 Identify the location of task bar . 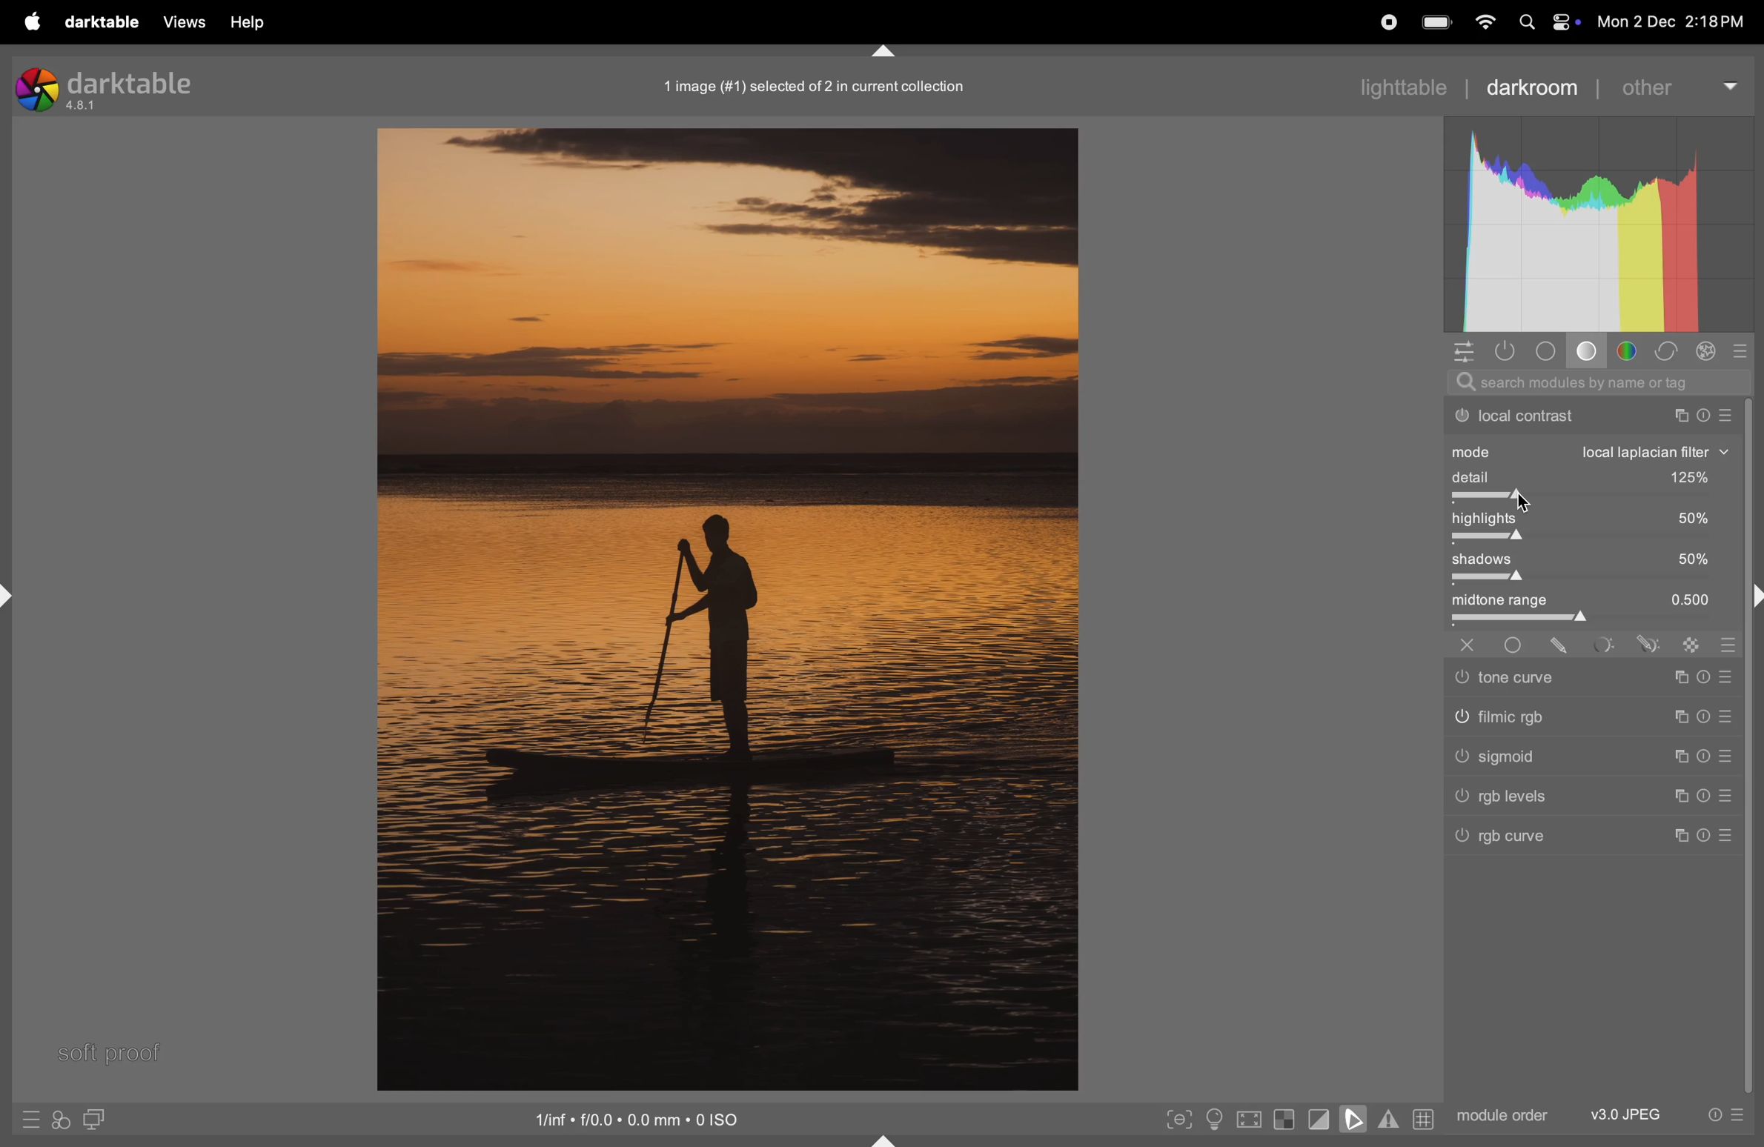
(1753, 748).